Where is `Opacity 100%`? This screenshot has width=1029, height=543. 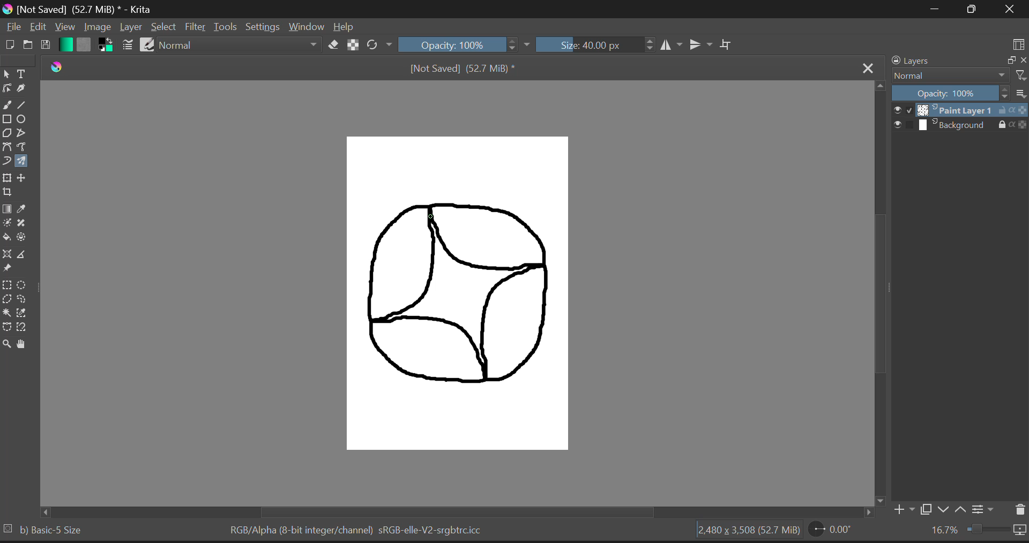 Opacity 100% is located at coordinates (951, 94).